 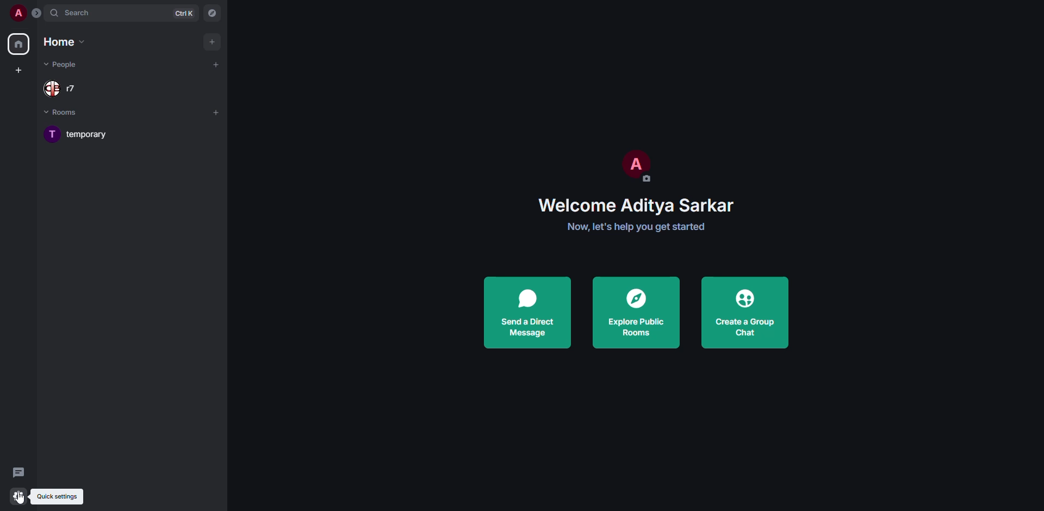 What do you see at coordinates (20, 496) in the screenshot?
I see `quick settings` at bounding box center [20, 496].